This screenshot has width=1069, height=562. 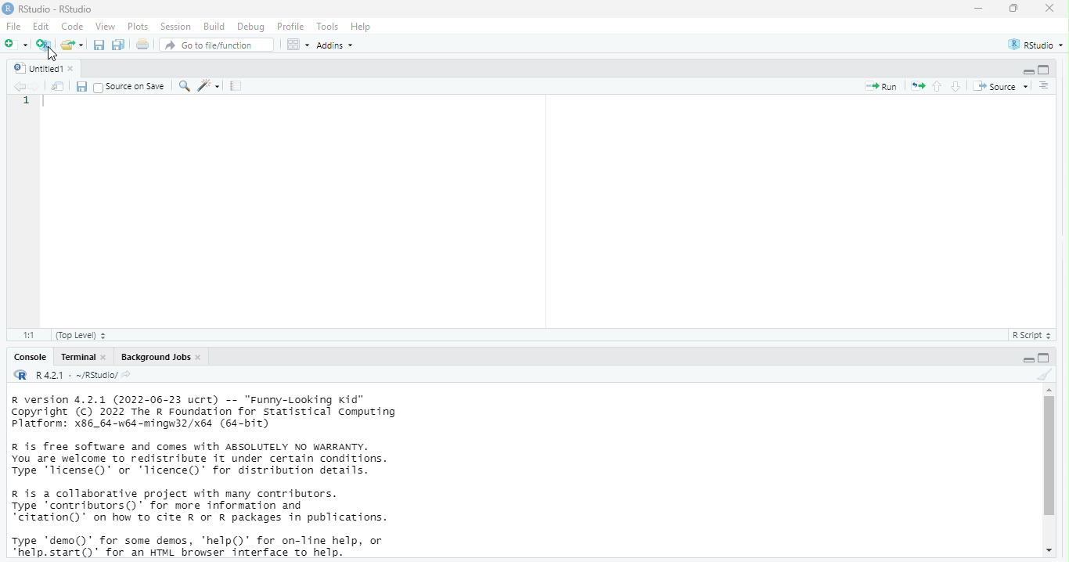 What do you see at coordinates (979, 9) in the screenshot?
I see `minimize` at bounding box center [979, 9].